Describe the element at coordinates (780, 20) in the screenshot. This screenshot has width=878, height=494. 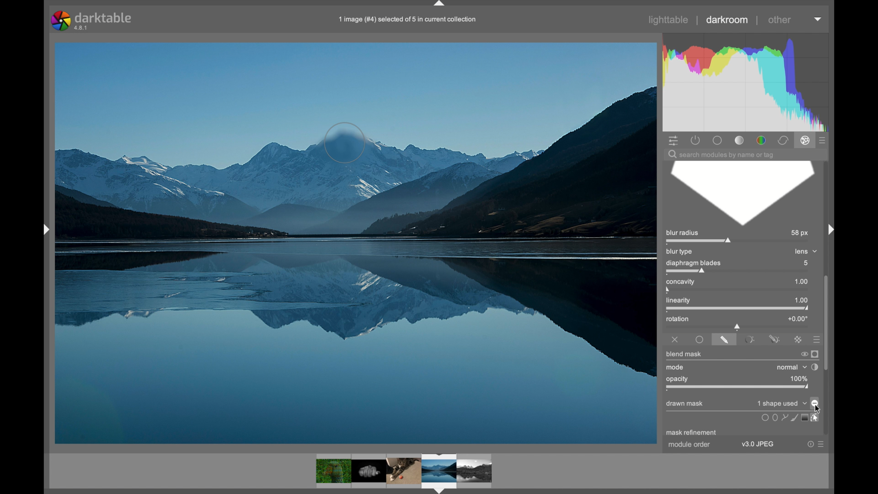
I see `other` at that location.